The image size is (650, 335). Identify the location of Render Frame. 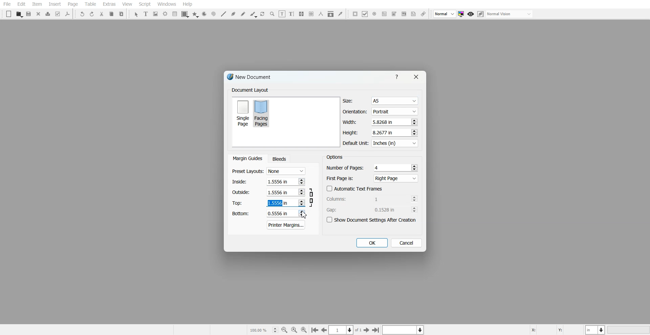
(165, 14).